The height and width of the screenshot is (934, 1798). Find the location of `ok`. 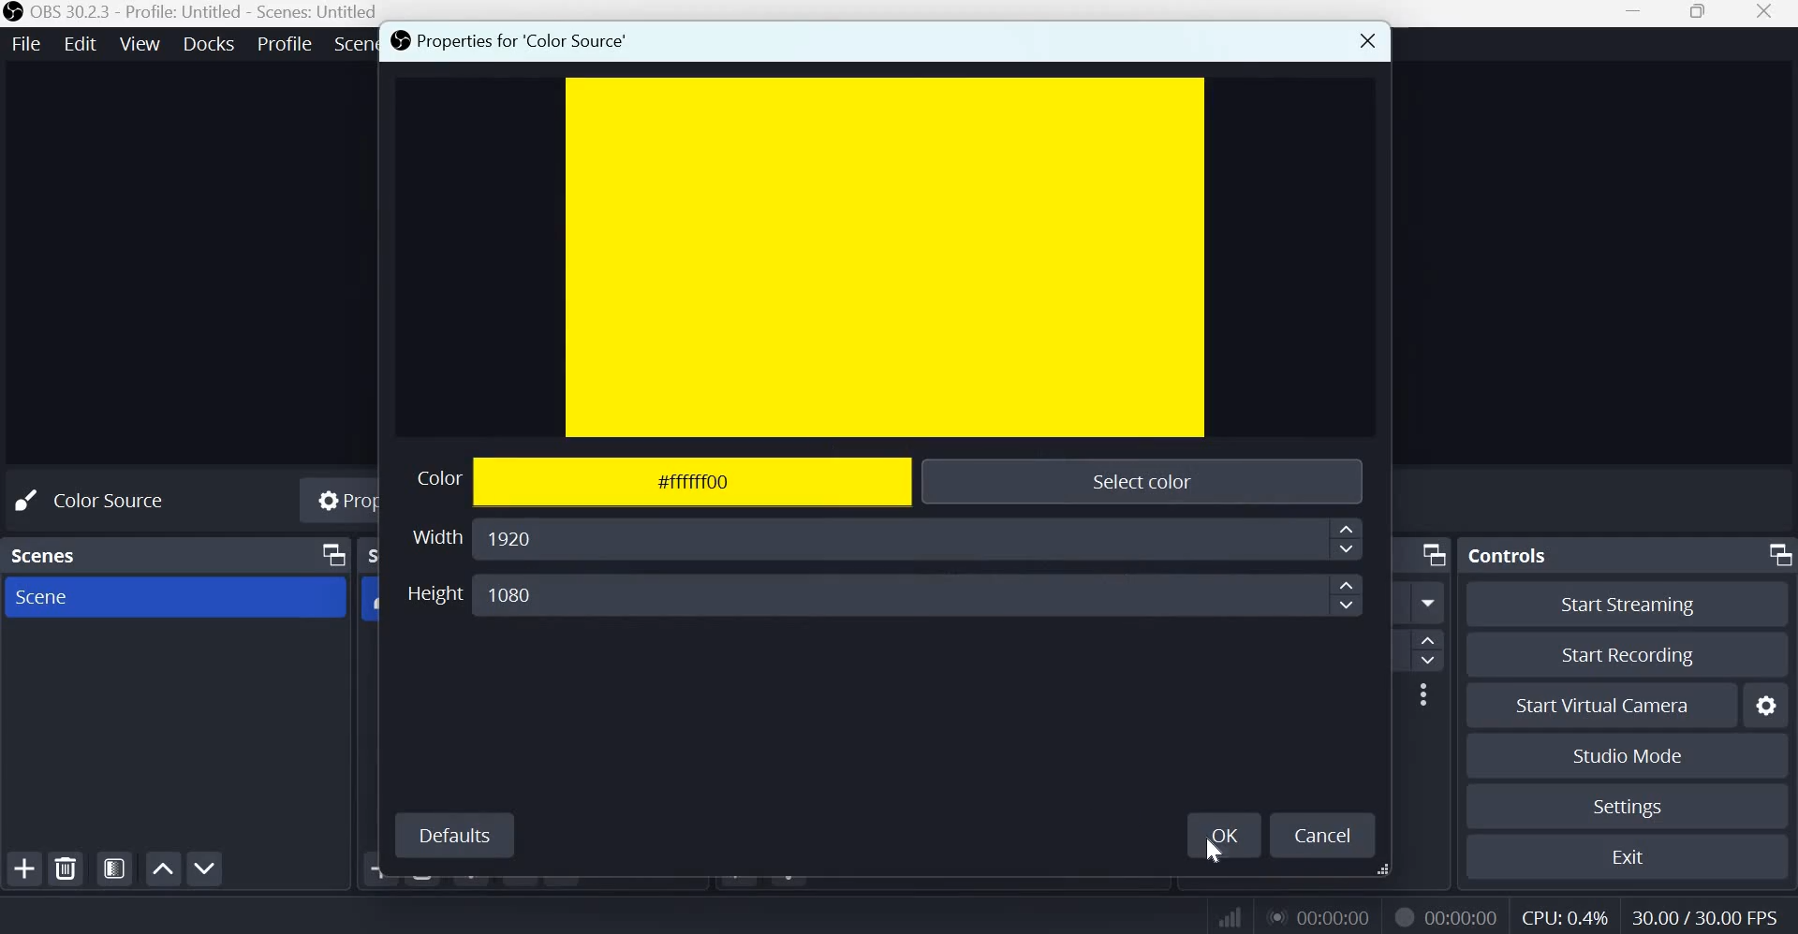

ok is located at coordinates (1226, 832).